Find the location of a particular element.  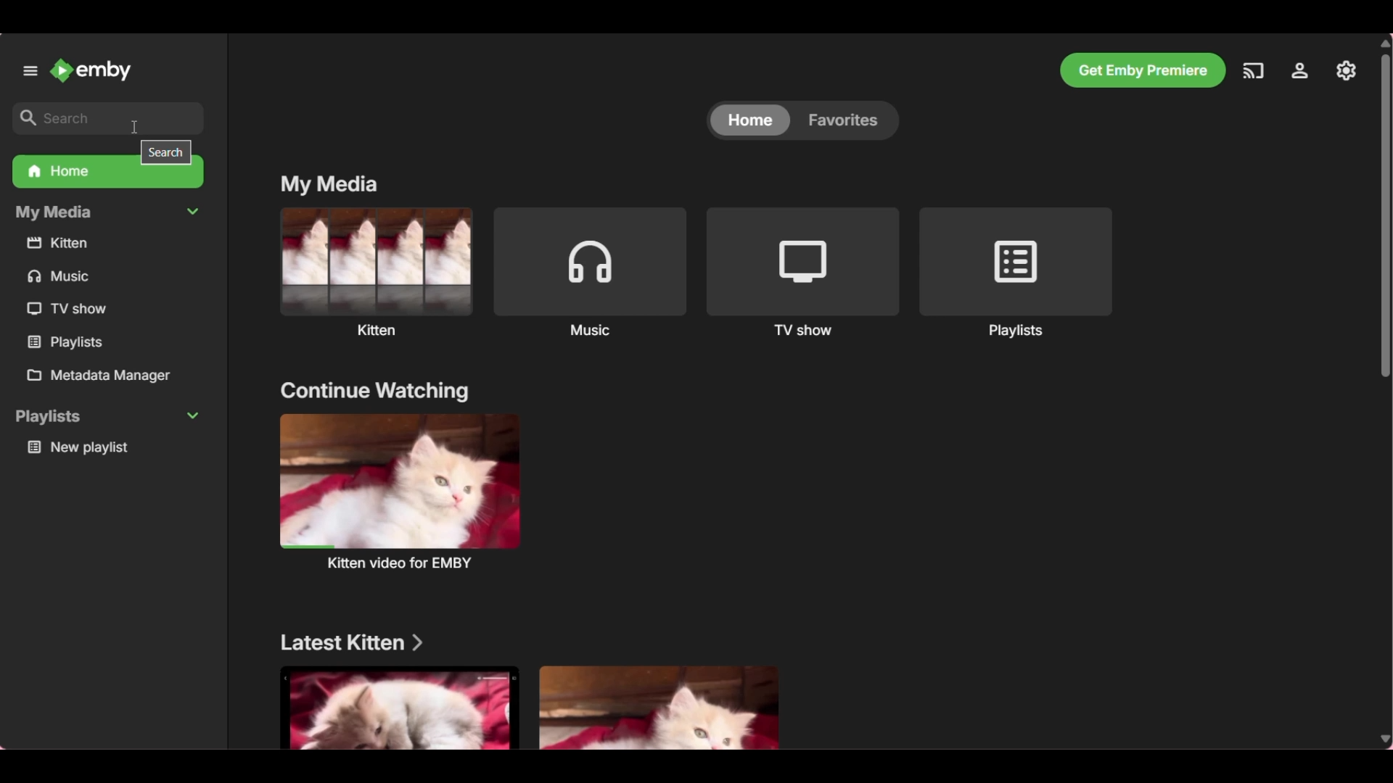

Settings is located at coordinates (1347, 69).